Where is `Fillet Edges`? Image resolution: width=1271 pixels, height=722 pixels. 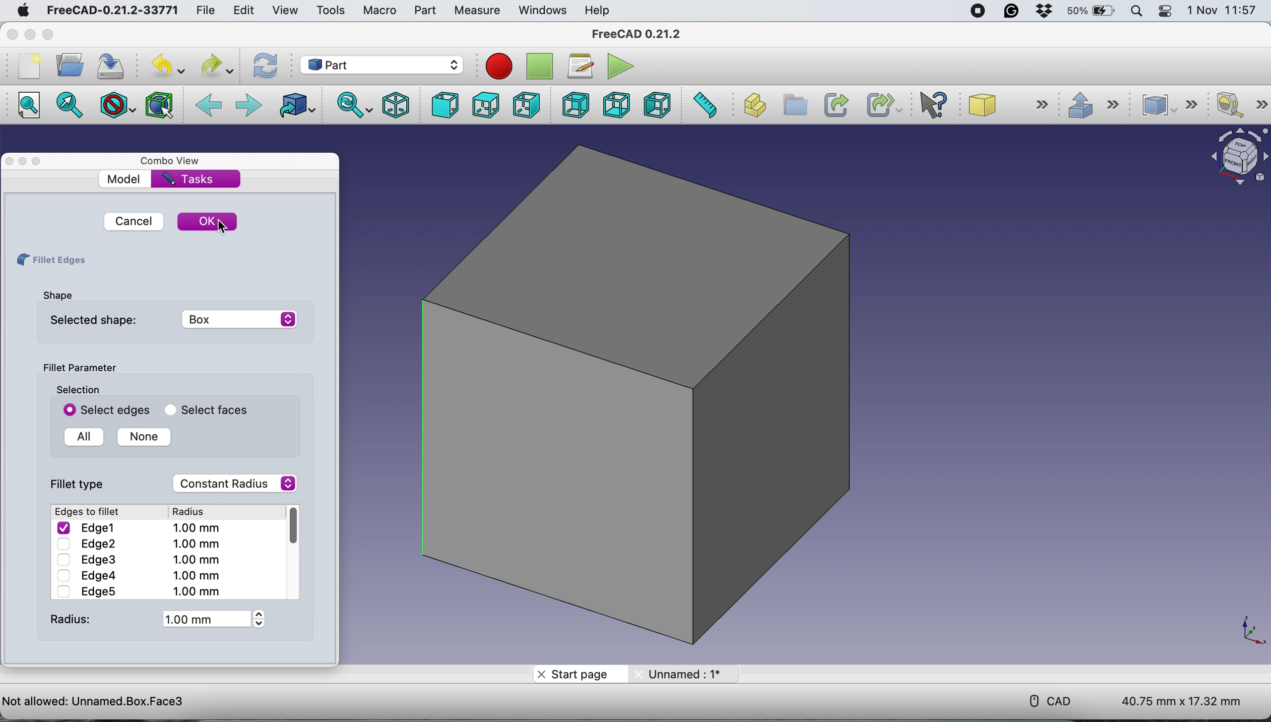 Fillet Edges is located at coordinates (50, 260).